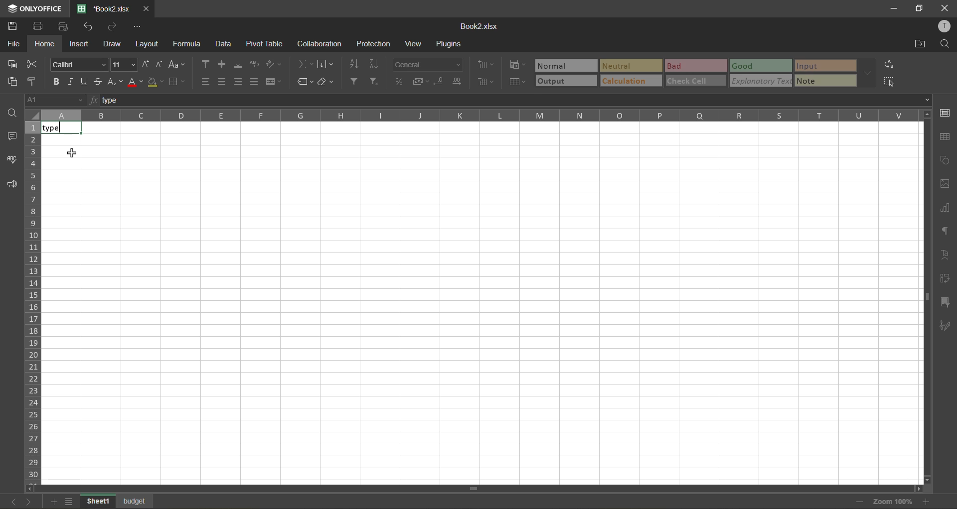 Image resolution: width=957 pixels, height=509 pixels. What do you see at coordinates (114, 43) in the screenshot?
I see `draw` at bounding box center [114, 43].